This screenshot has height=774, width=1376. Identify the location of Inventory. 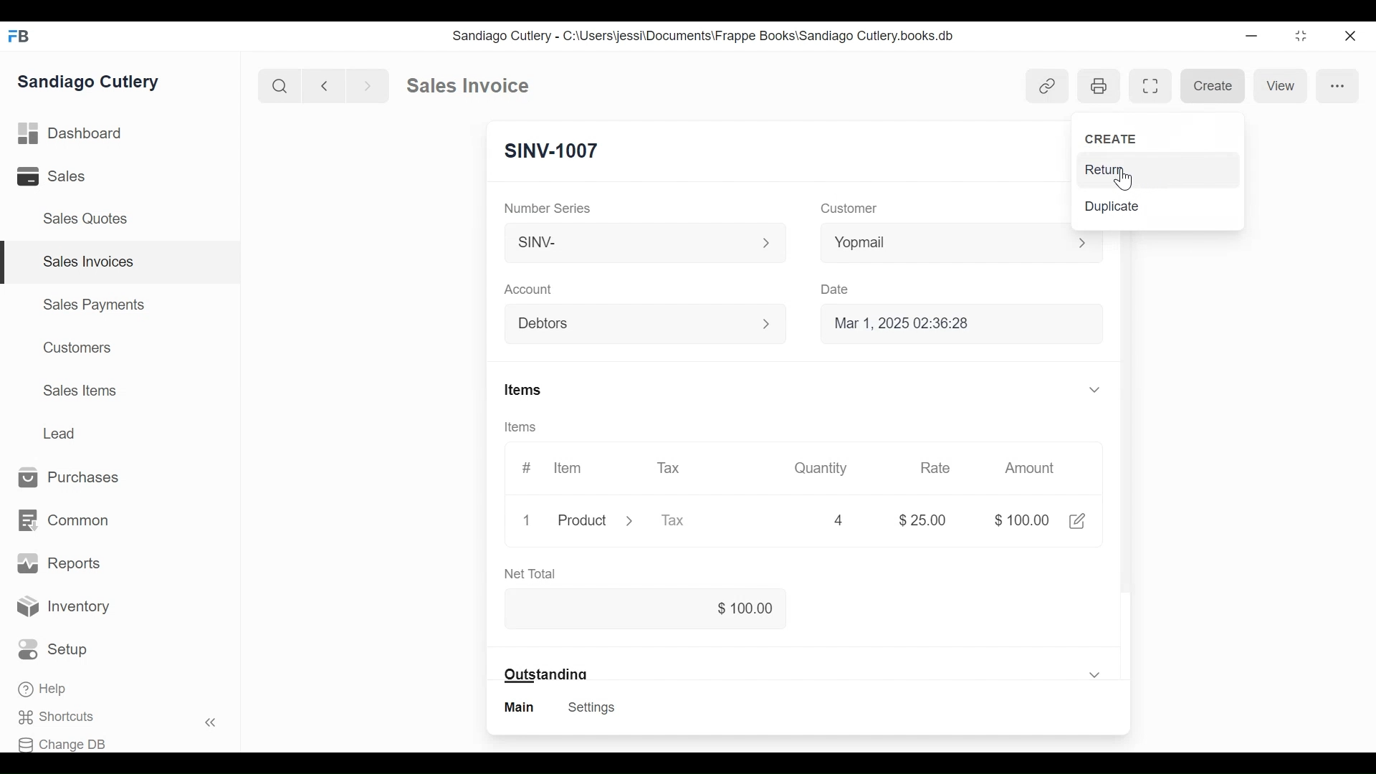
(62, 604).